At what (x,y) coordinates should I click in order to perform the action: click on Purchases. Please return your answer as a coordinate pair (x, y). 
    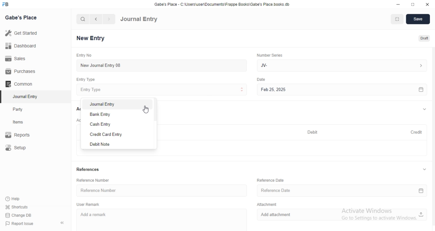
    Looking at the image, I should click on (20, 71).